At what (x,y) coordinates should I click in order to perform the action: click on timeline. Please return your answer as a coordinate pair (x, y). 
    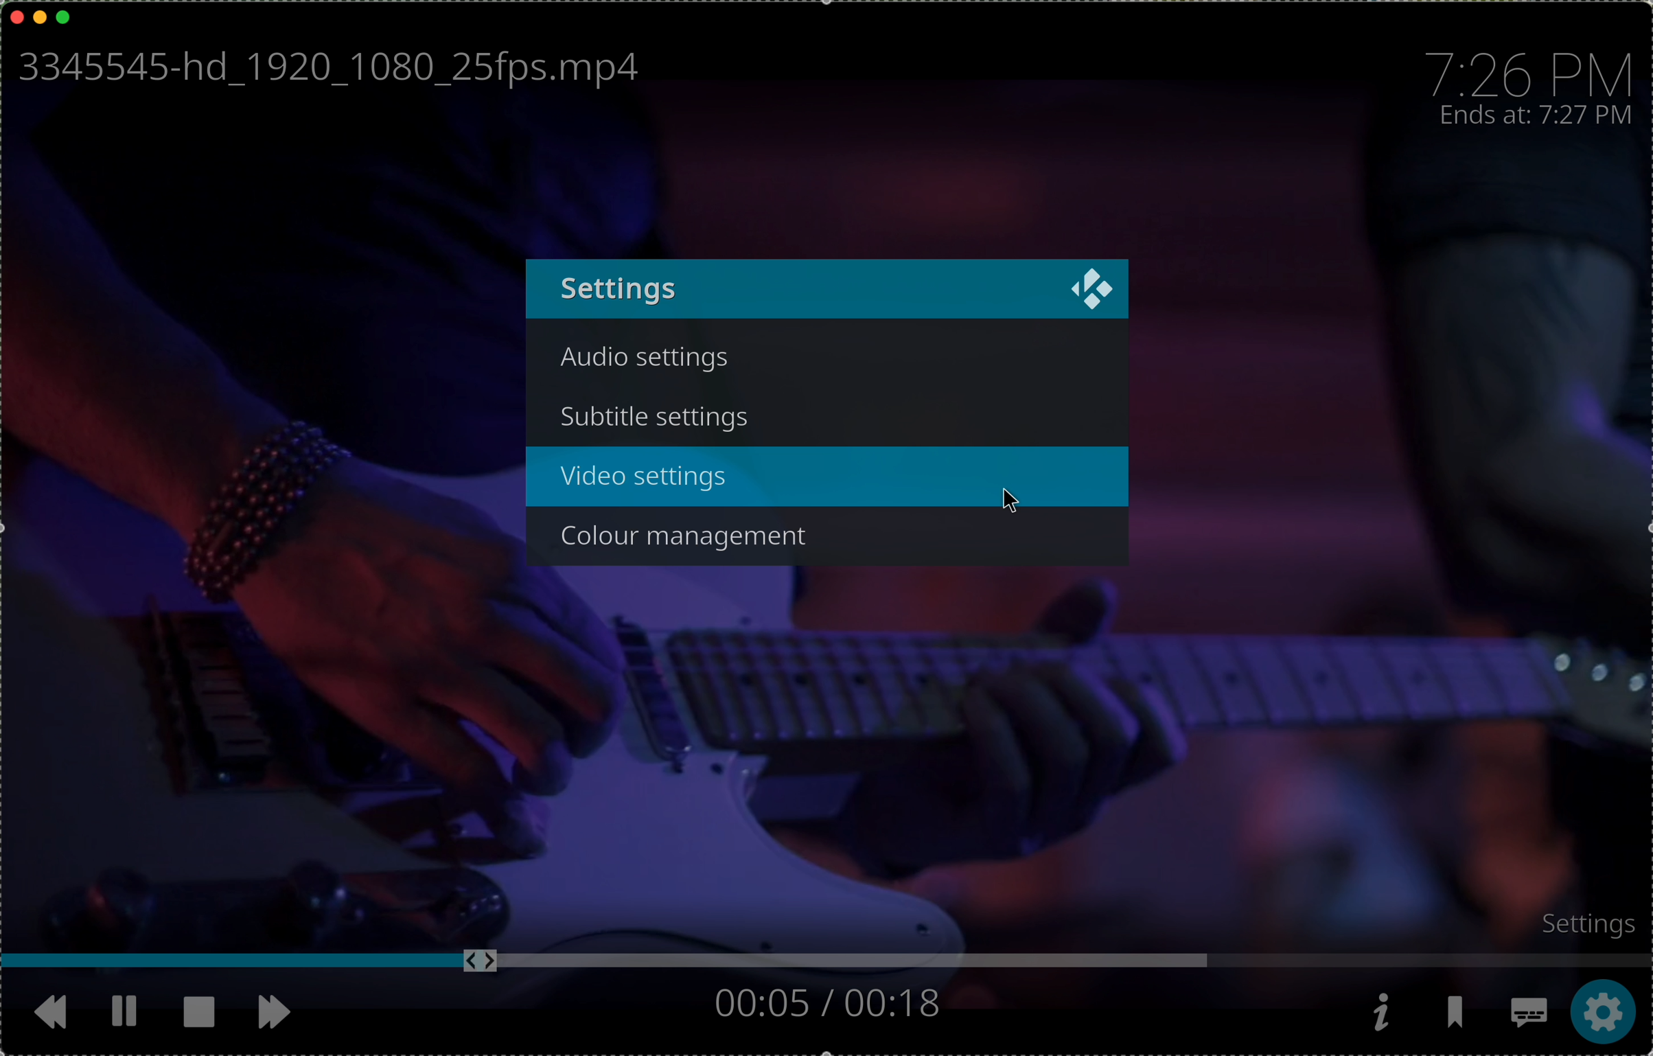
    Looking at the image, I should click on (826, 963).